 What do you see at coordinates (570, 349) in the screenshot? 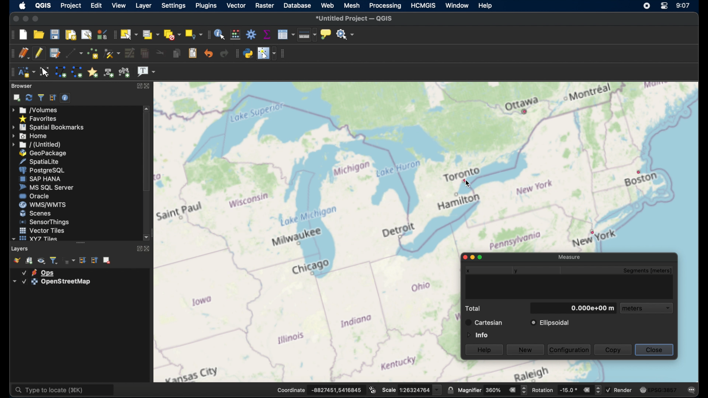
I see `configuration` at bounding box center [570, 349].